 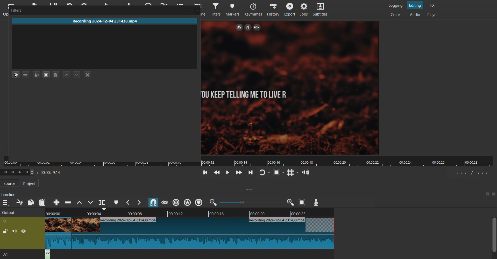 What do you see at coordinates (196, 10) in the screenshot?
I see `Close` at bounding box center [196, 10].